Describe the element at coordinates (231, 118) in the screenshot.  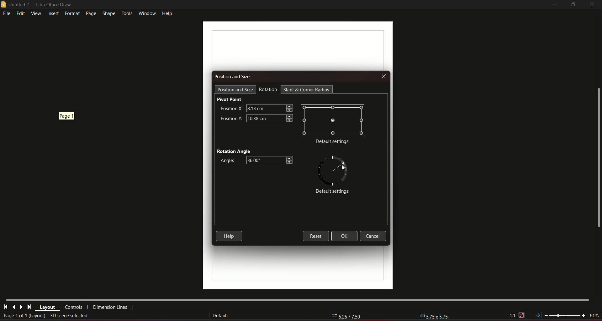
I see `Position Y` at that location.